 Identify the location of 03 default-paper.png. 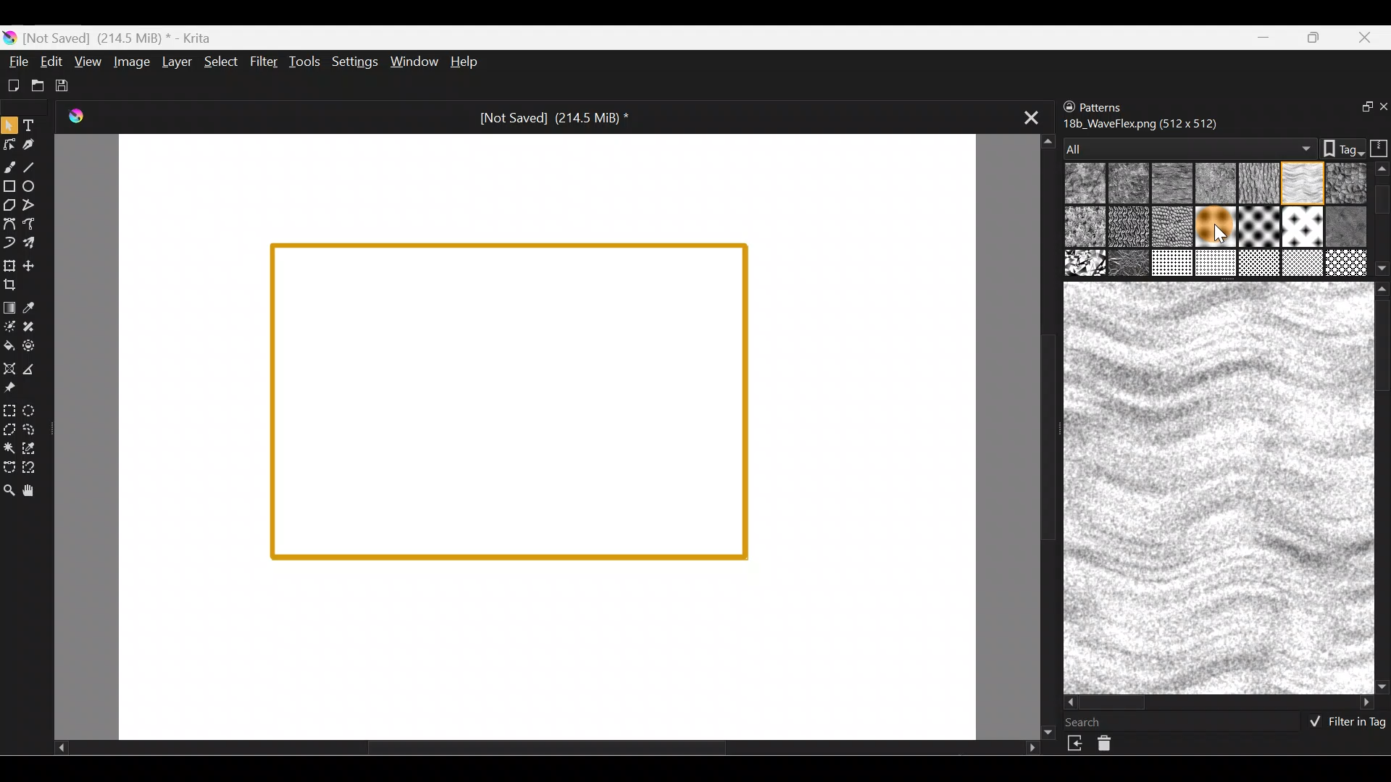
(1213, 185).